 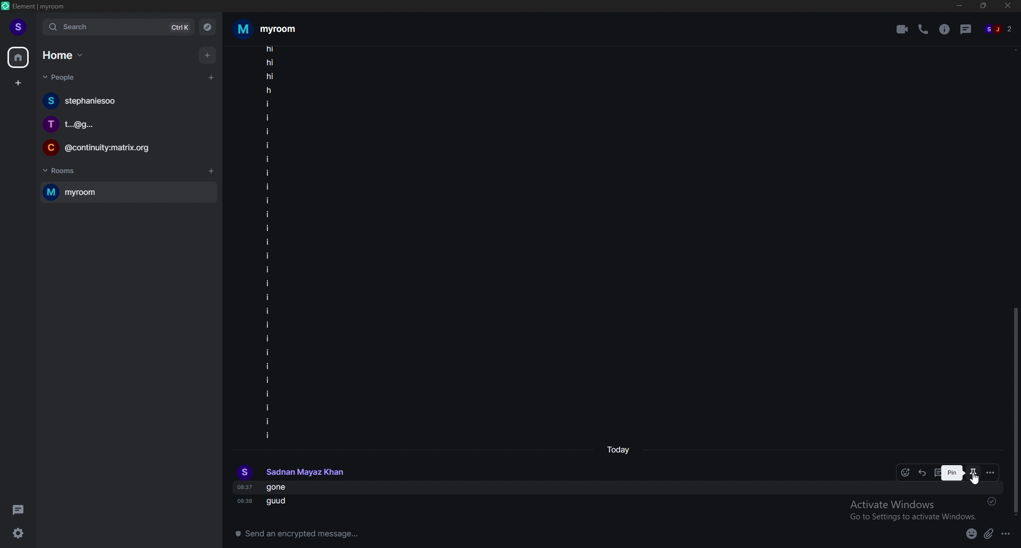 I want to click on Activate Windows, so click(x=911, y=509).